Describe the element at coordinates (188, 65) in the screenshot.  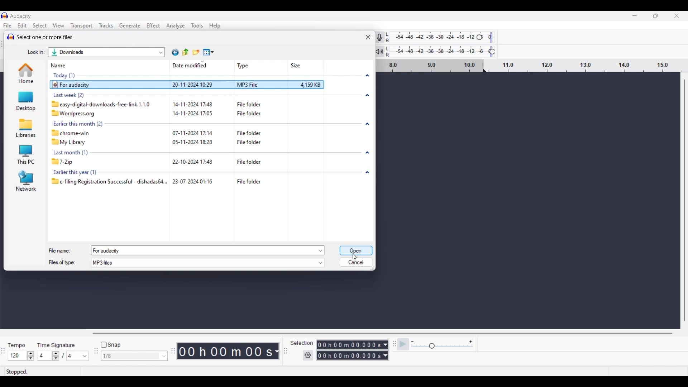
I see `Date modified` at that location.